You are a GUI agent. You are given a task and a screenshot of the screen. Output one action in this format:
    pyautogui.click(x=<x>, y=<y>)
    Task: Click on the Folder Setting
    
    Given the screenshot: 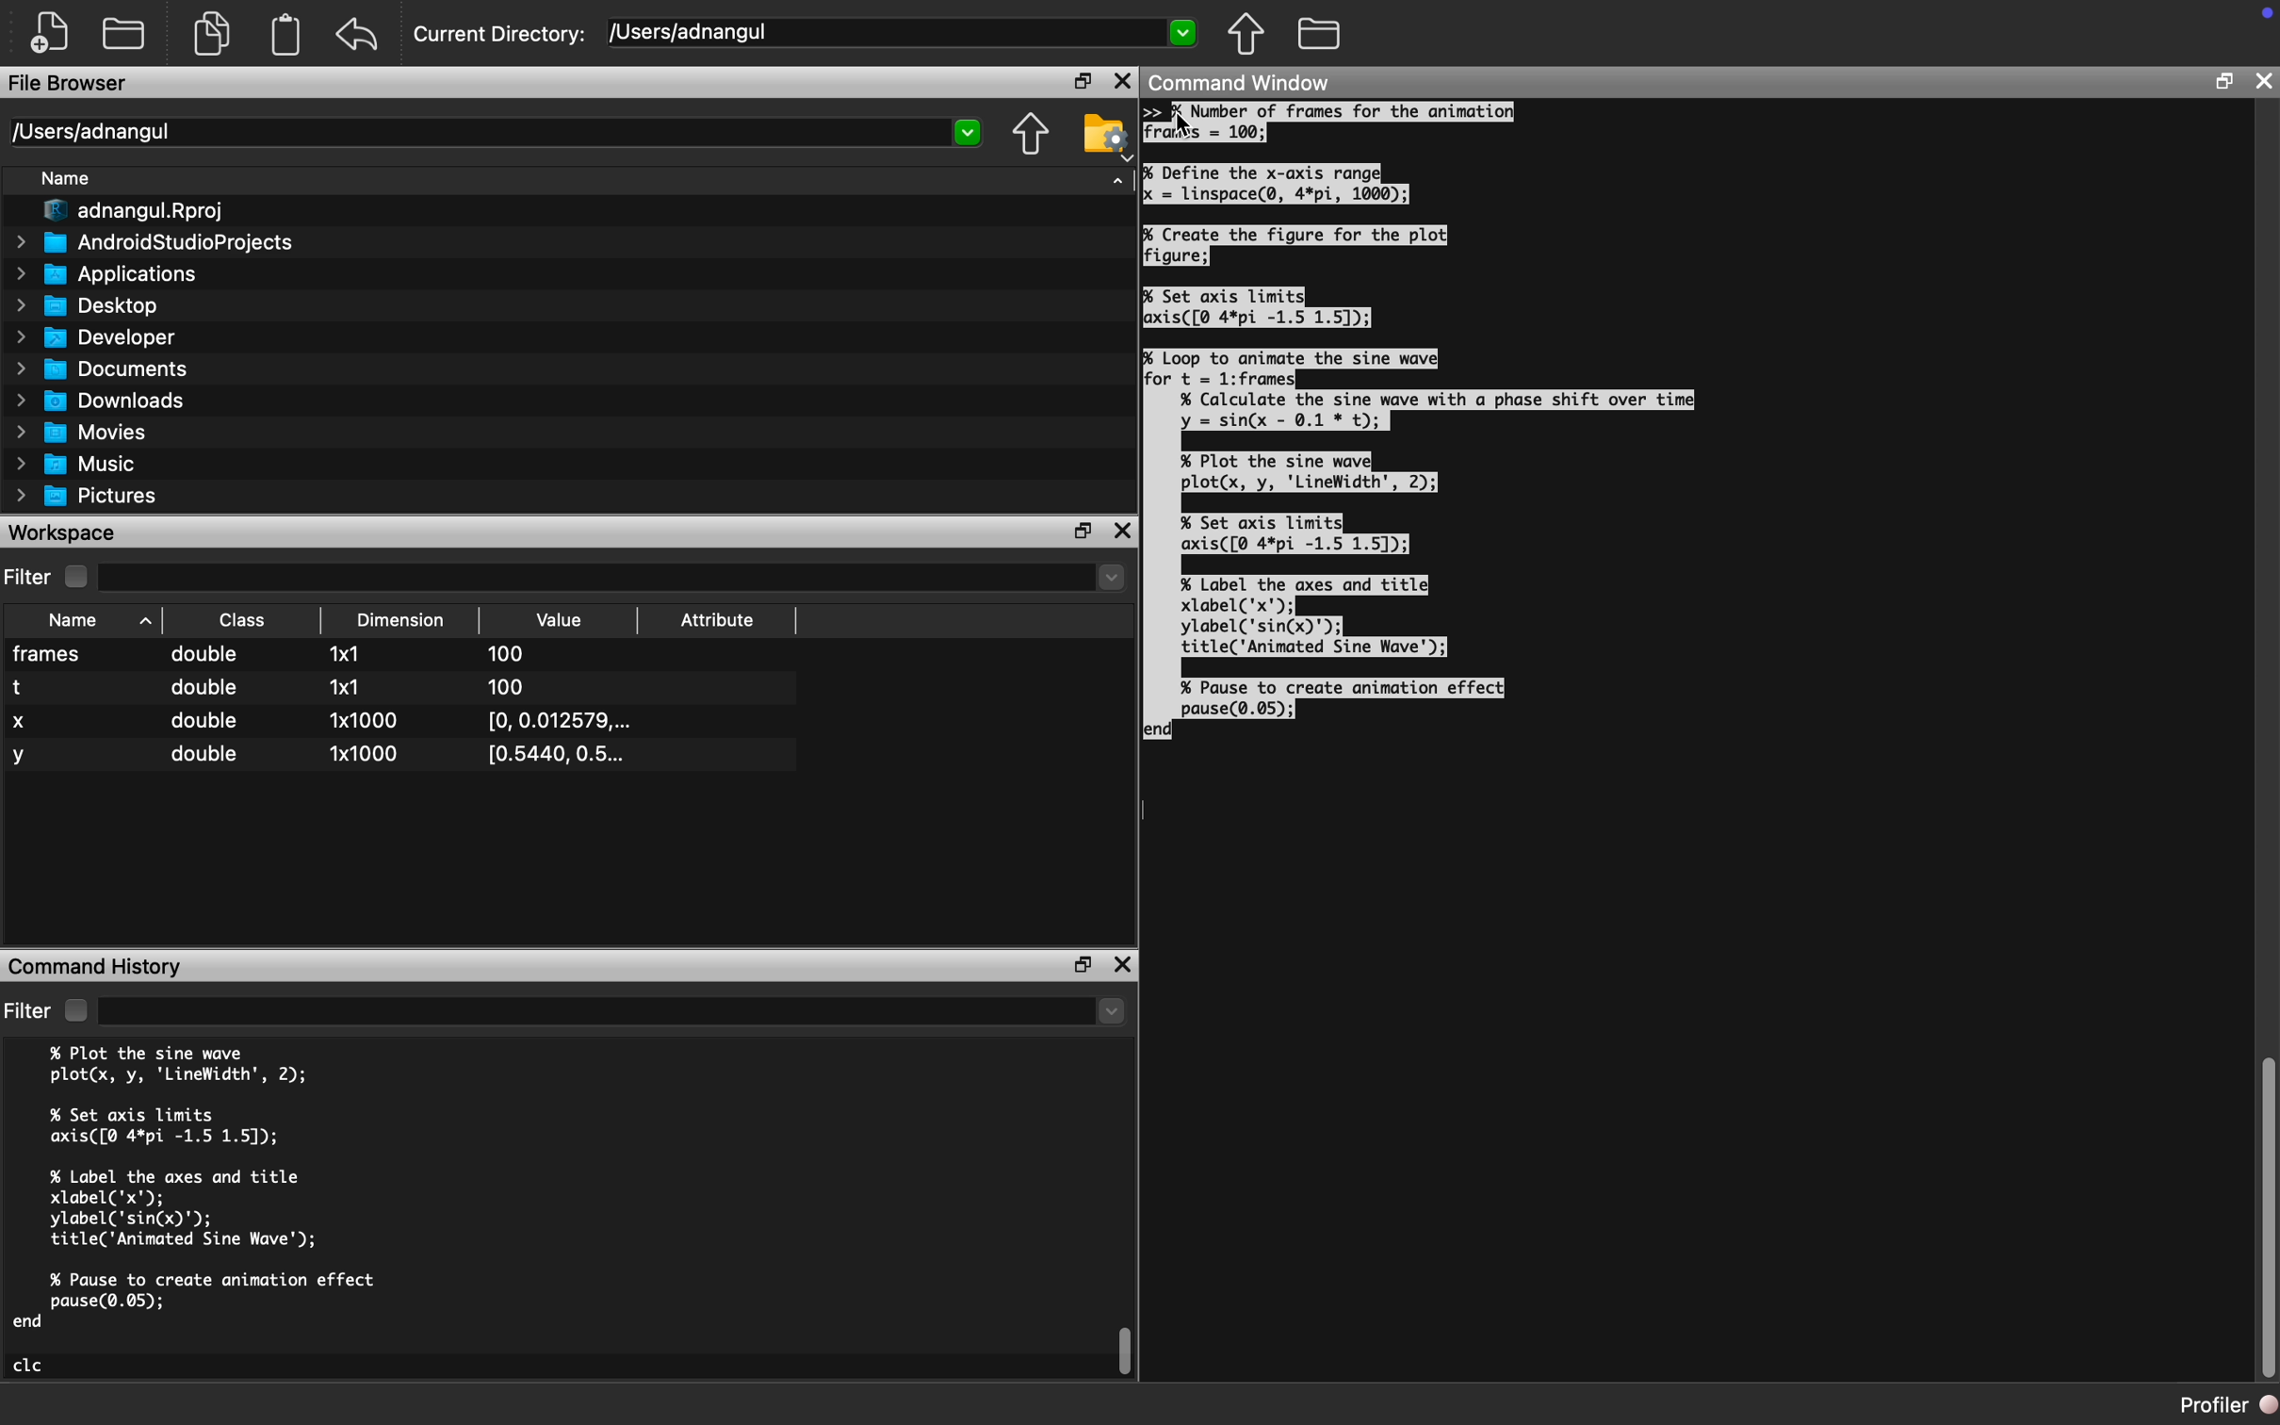 What is the action you would take?
    pyautogui.click(x=1102, y=135)
    